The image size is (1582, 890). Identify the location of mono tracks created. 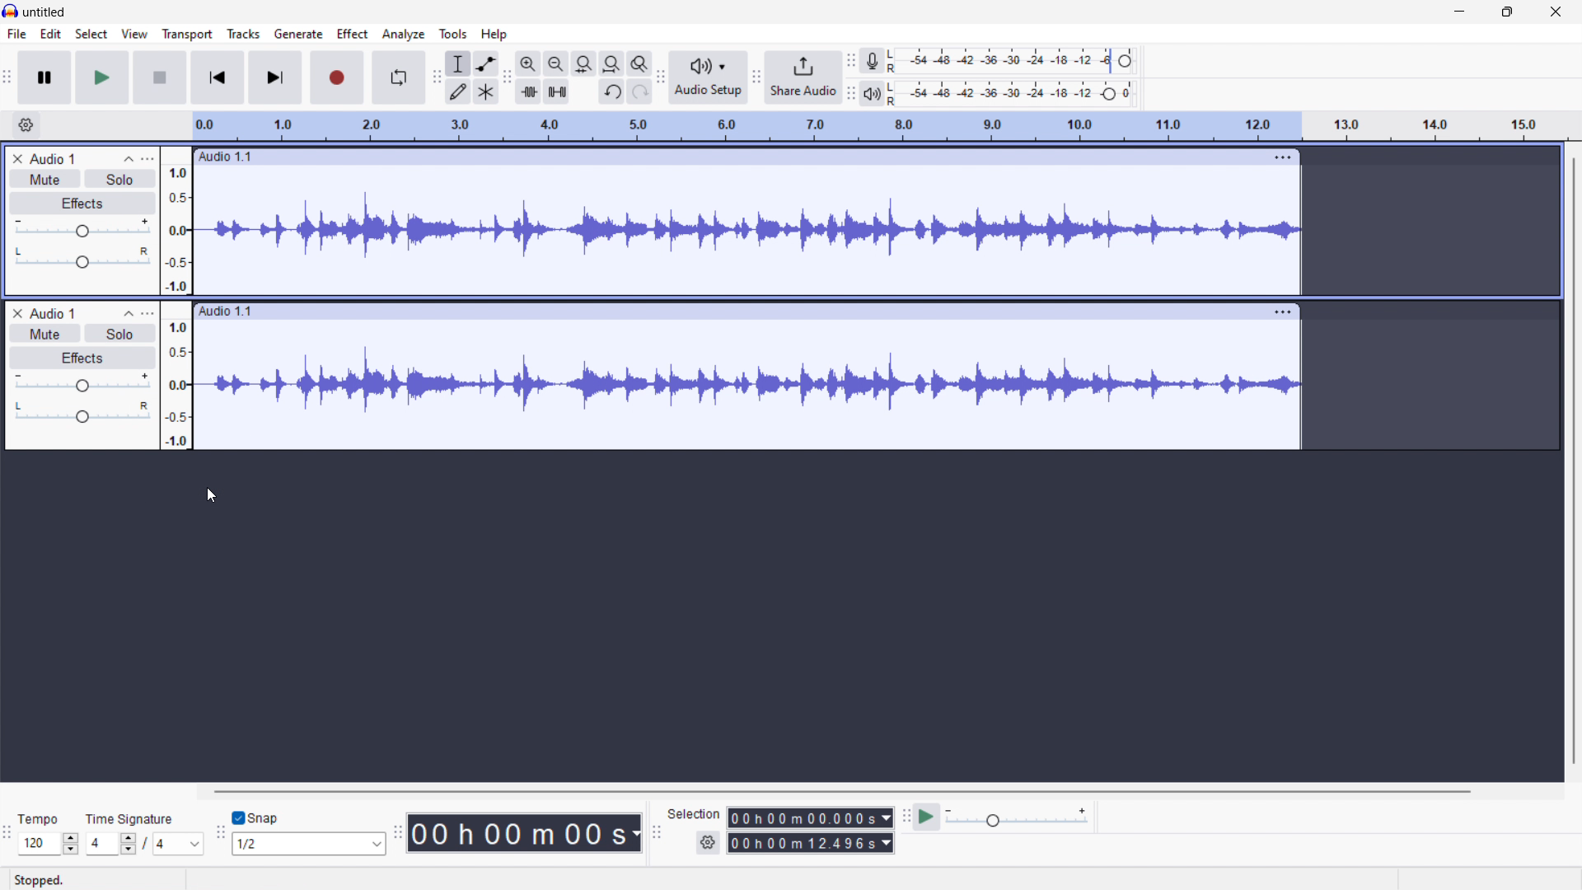
(751, 385).